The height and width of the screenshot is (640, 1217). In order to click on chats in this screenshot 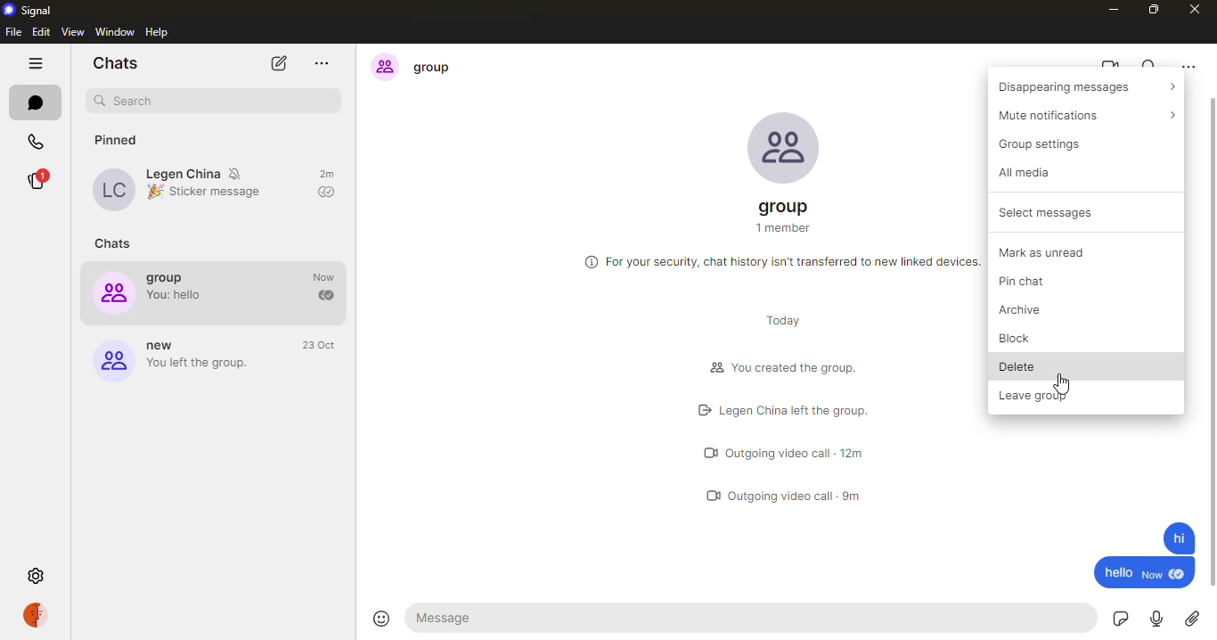, I will do `click(113, 243)`.